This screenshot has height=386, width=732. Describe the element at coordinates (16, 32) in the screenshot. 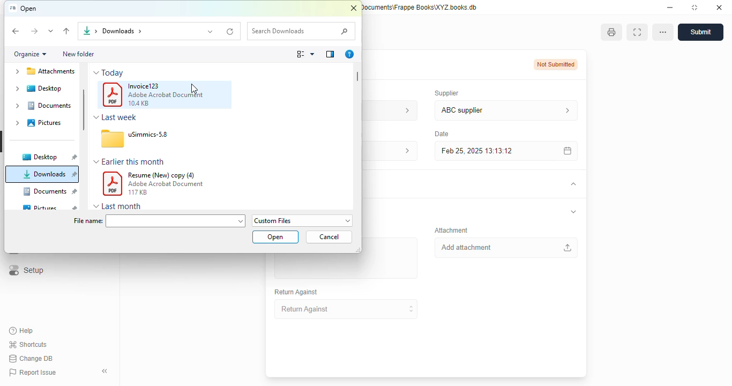

I see `back` at that location.